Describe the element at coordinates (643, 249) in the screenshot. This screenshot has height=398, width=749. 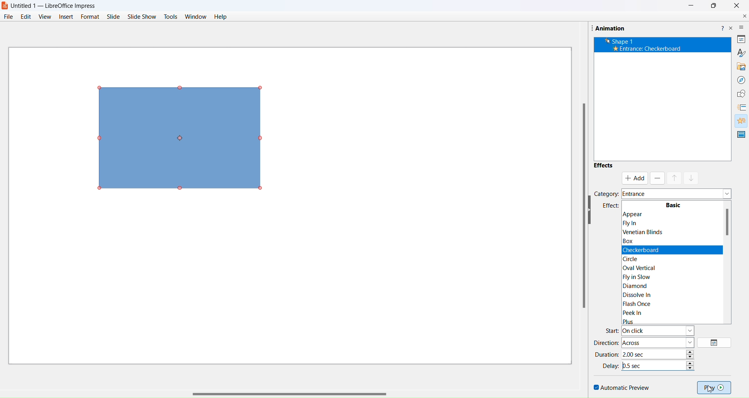
I see `Checkerboard` at that location.